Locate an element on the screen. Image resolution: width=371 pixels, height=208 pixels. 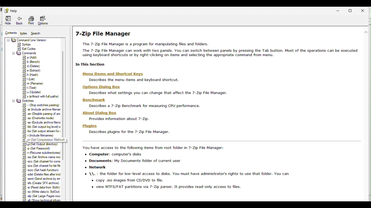
ax is located at coordinates (41, 122).